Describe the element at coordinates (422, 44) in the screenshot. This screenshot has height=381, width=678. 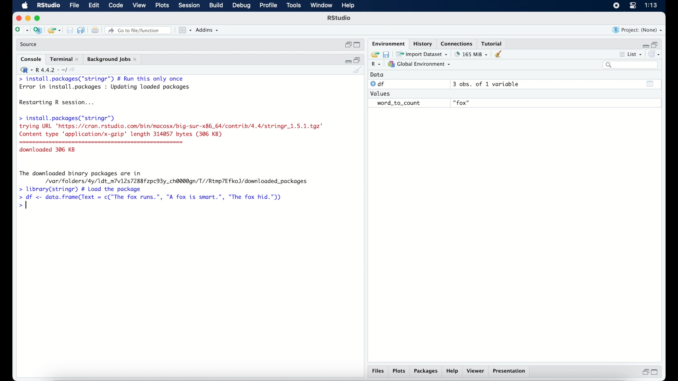
I see `history` at that location.